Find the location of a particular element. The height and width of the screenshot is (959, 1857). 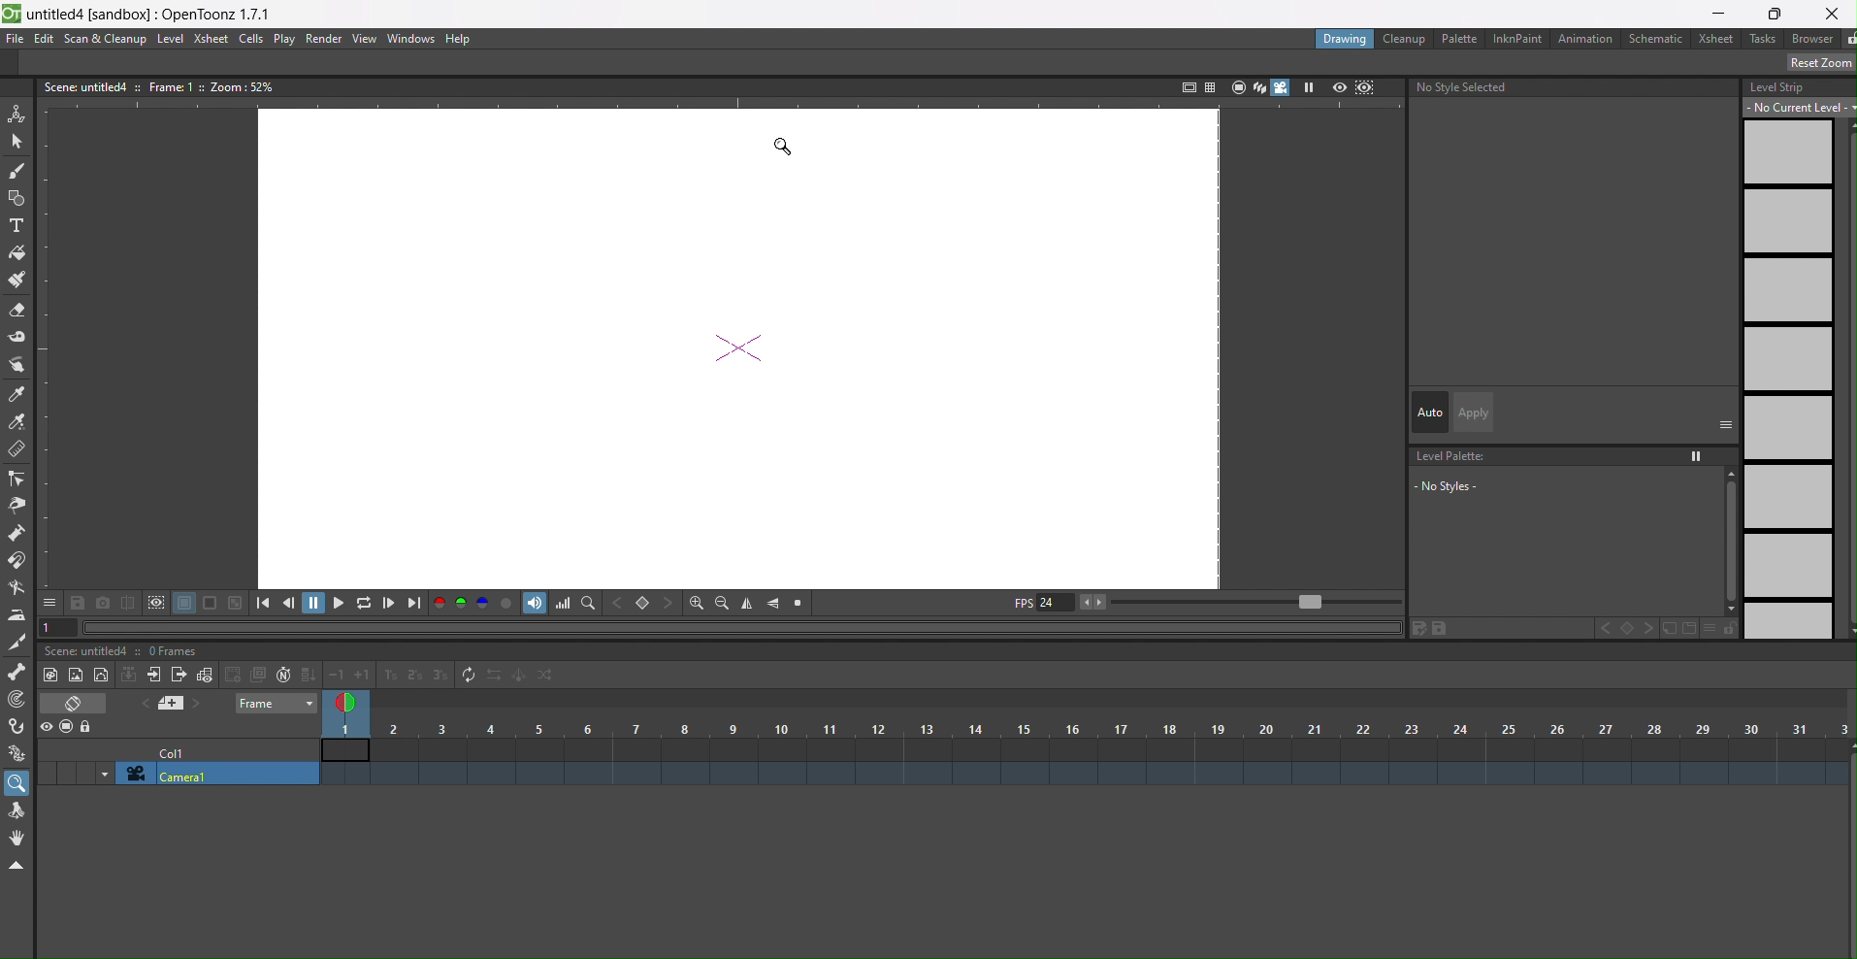

 is located at coordinates (802, 604).